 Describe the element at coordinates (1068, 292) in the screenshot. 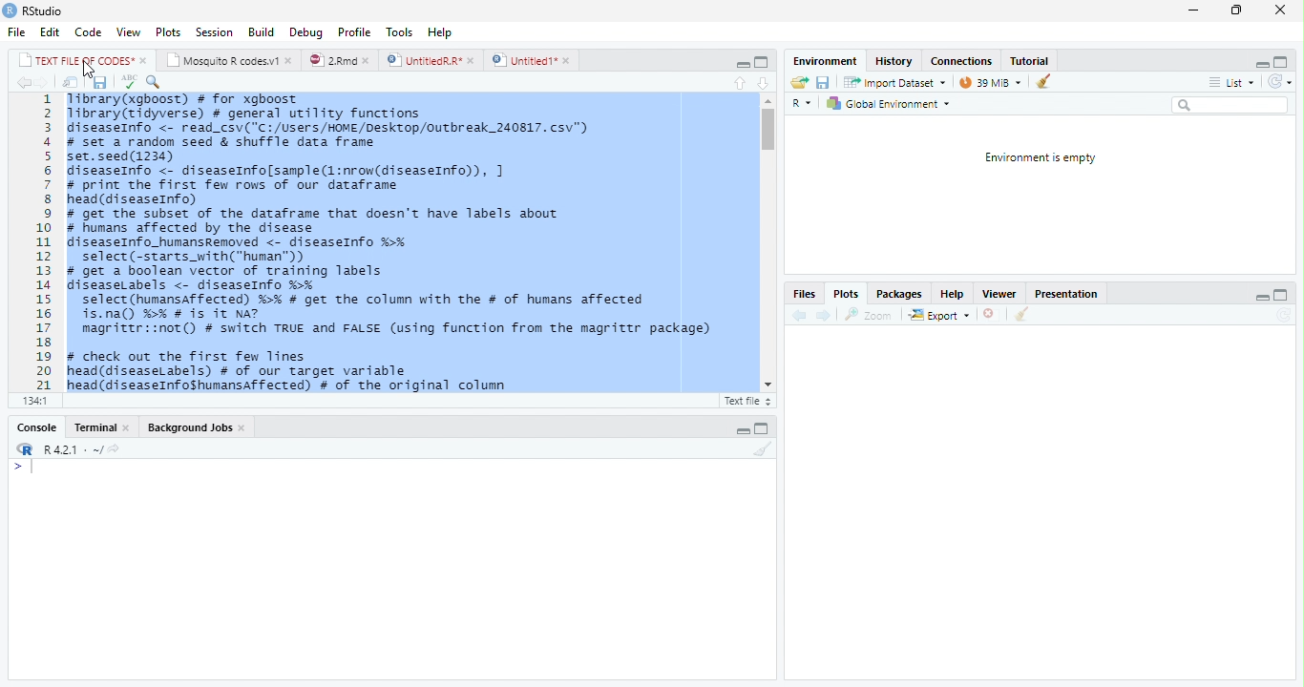

I see `Presentation` at that location.